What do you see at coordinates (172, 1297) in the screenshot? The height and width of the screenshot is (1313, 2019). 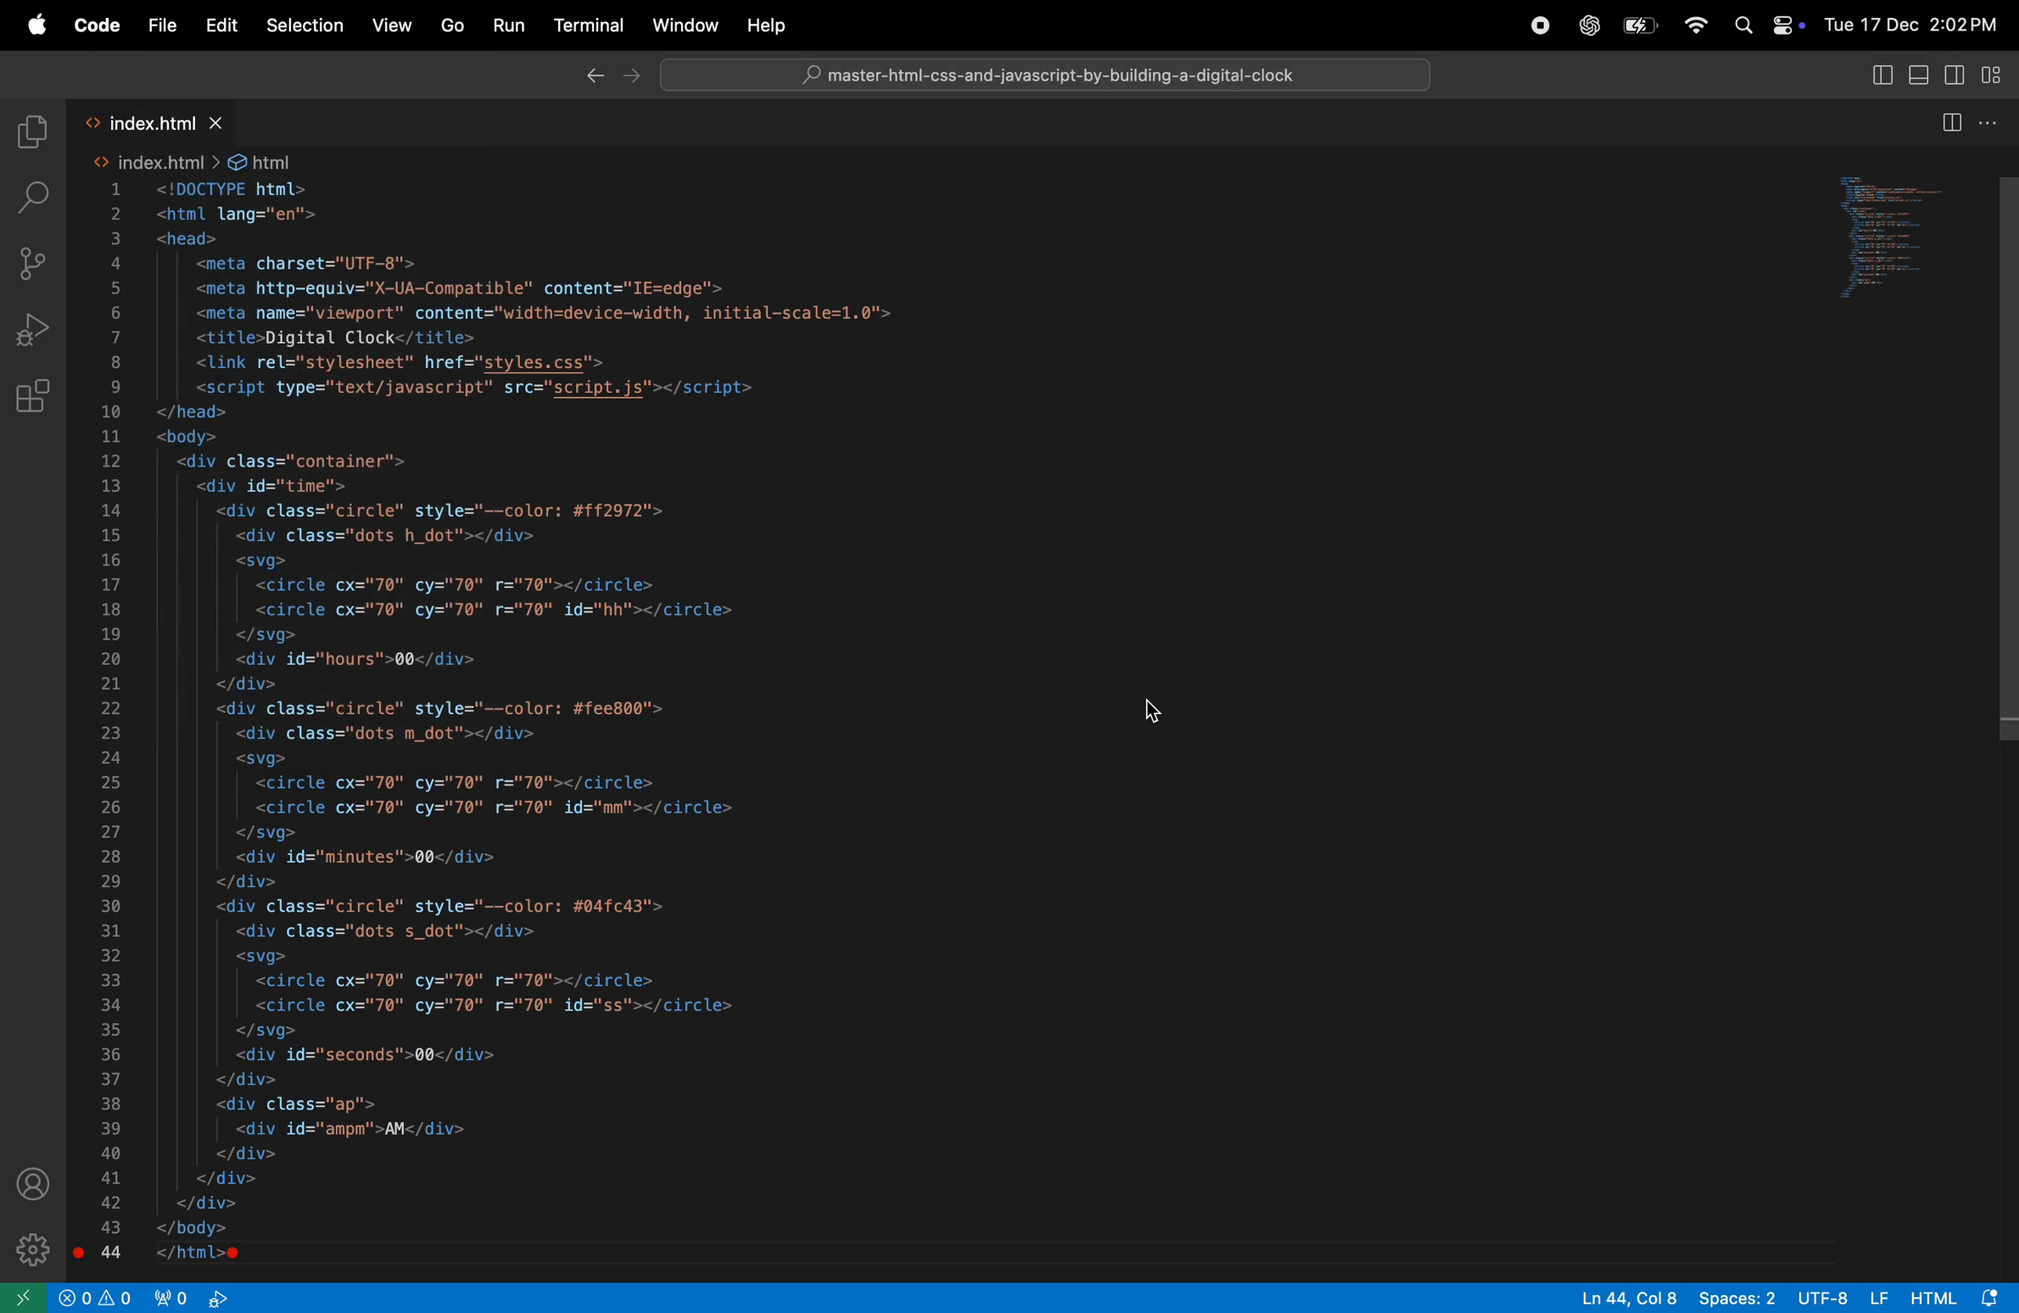 I see `port` at bounding box center [172, 1297].